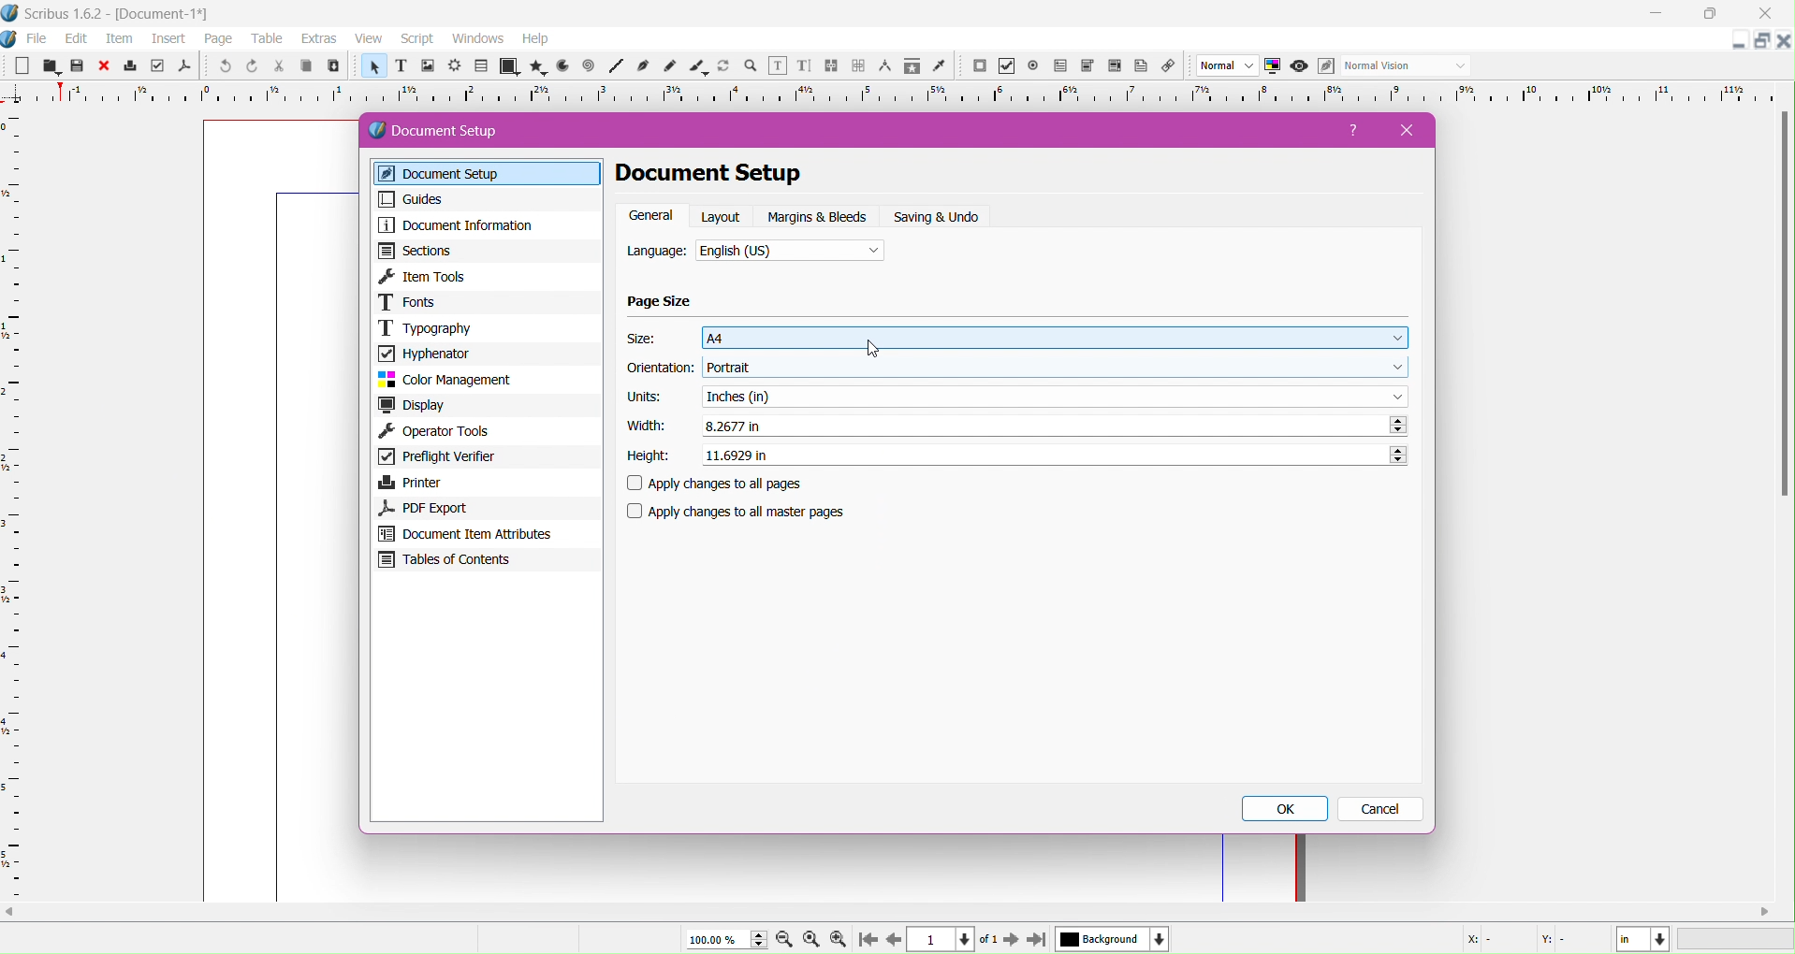 This screenshot has width=1795, height=954. Describe the element at coordinates (1056, 337) in the screenshot. I see `Select the size` at that location.